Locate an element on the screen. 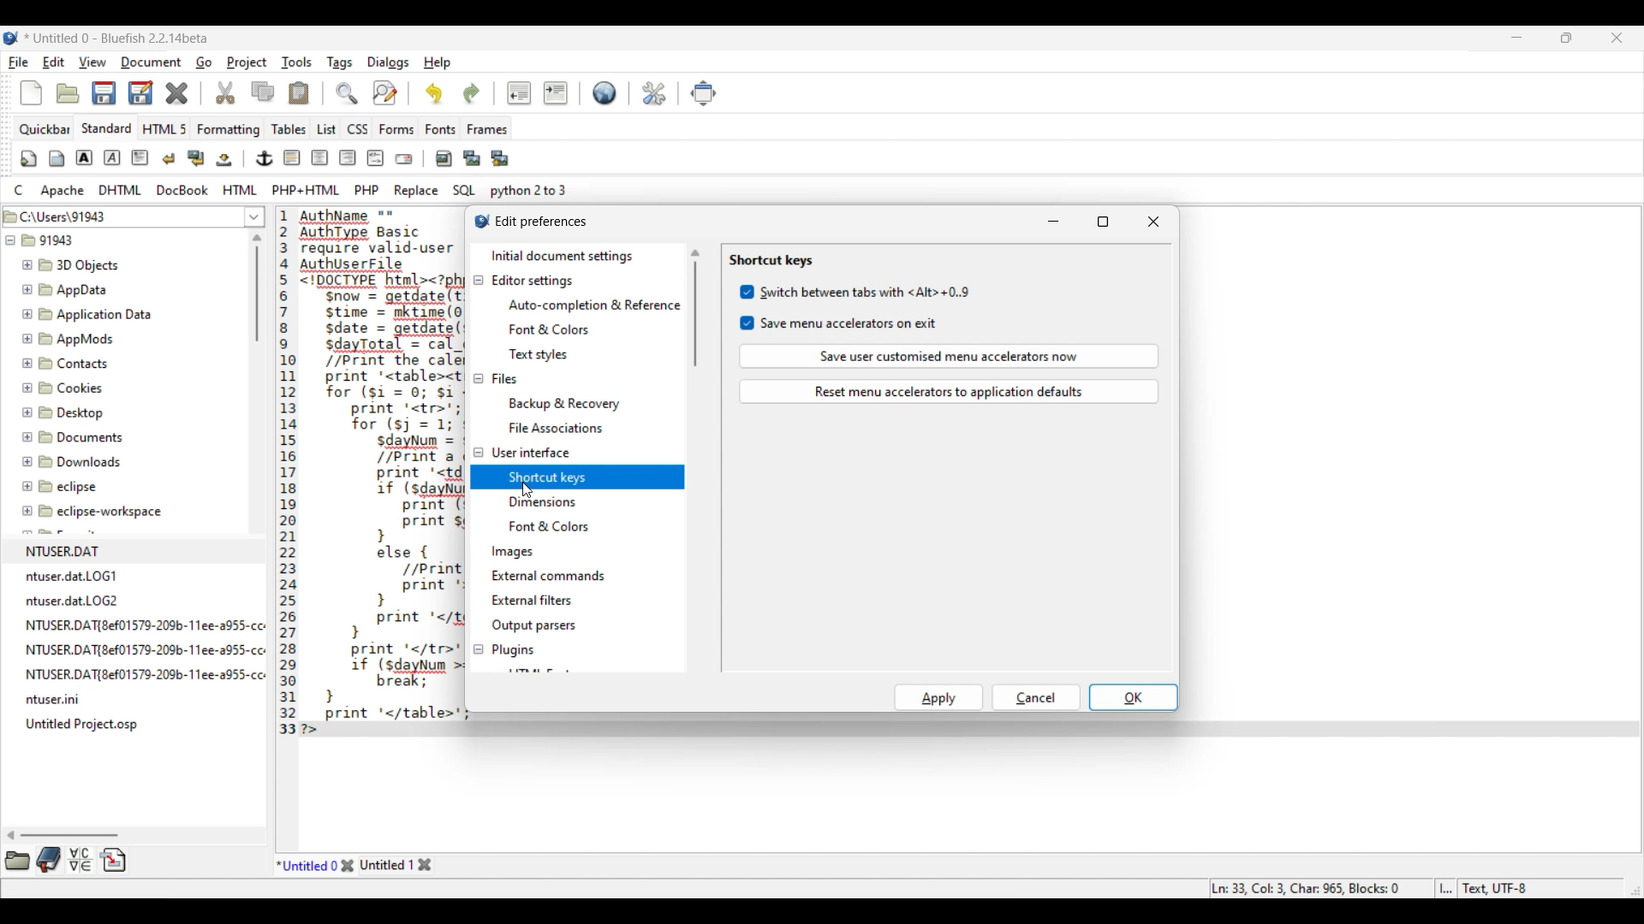 This screenshot has width=1644, height=924.  3D Objects. is located at coordinates (73, 266).